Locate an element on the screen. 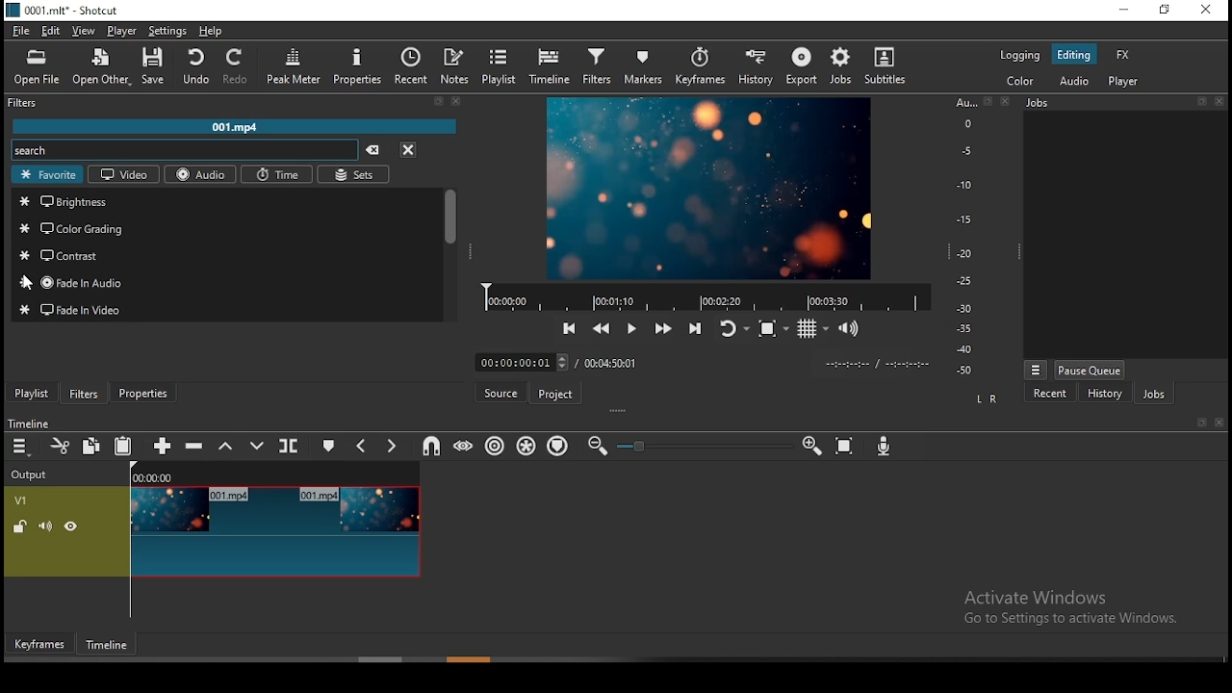 This screenshot has width=1232, height=693. add source to playlist is located at coordinates (59, 366).